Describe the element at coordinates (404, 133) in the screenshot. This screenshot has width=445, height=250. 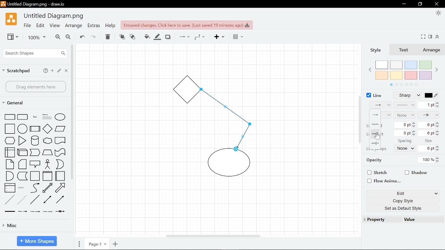
I see `Line start spacing` at that location.